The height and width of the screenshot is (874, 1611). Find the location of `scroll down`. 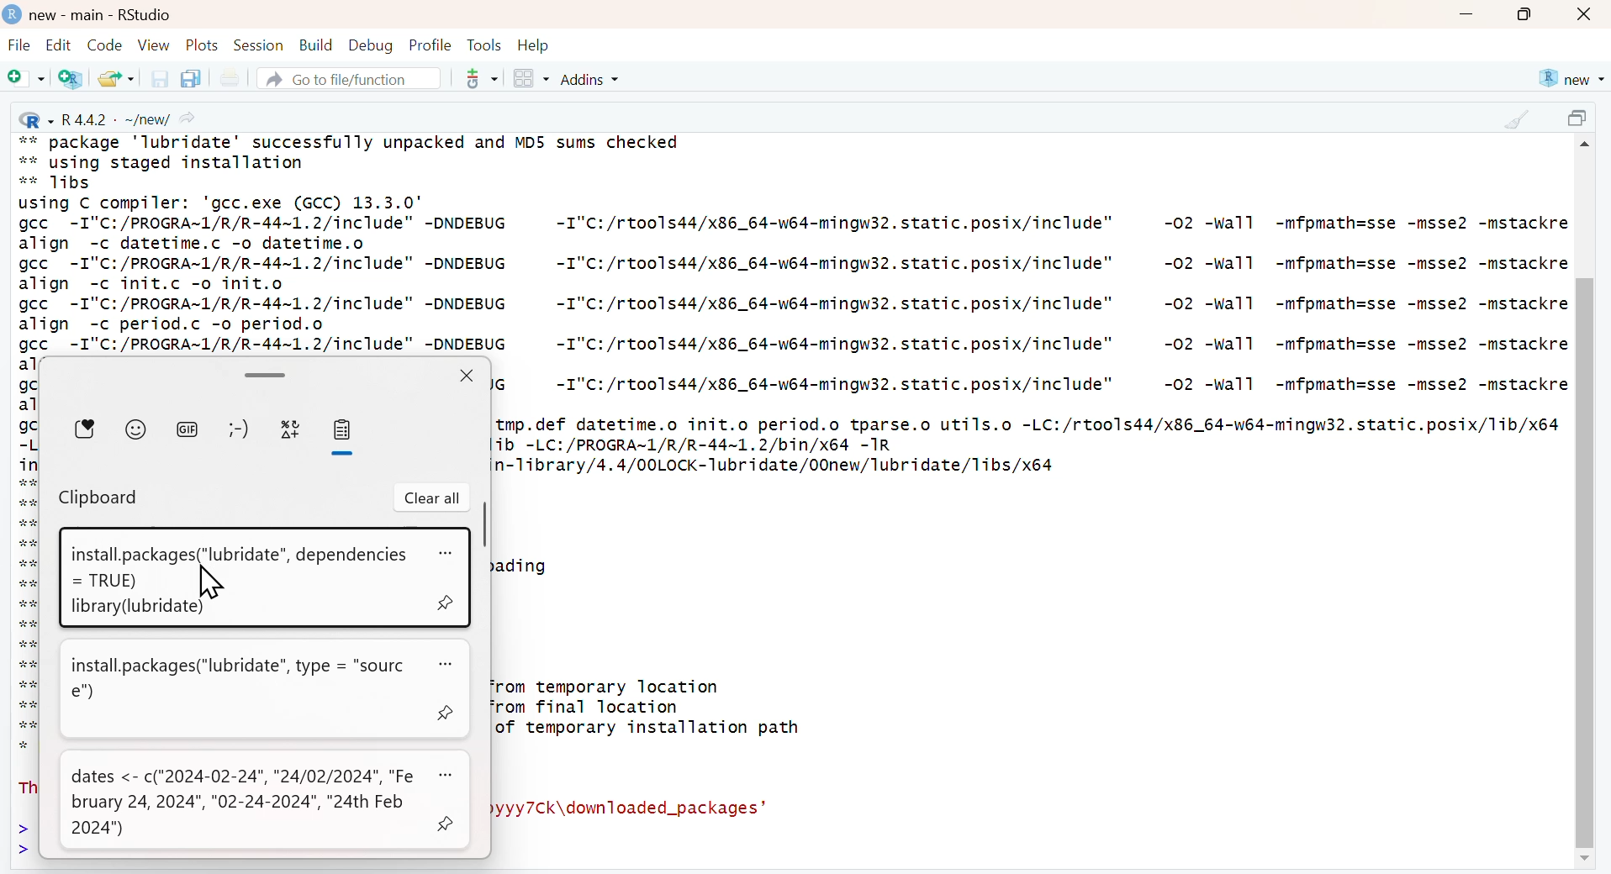

scroll down is located at coordinates (1582, 860).